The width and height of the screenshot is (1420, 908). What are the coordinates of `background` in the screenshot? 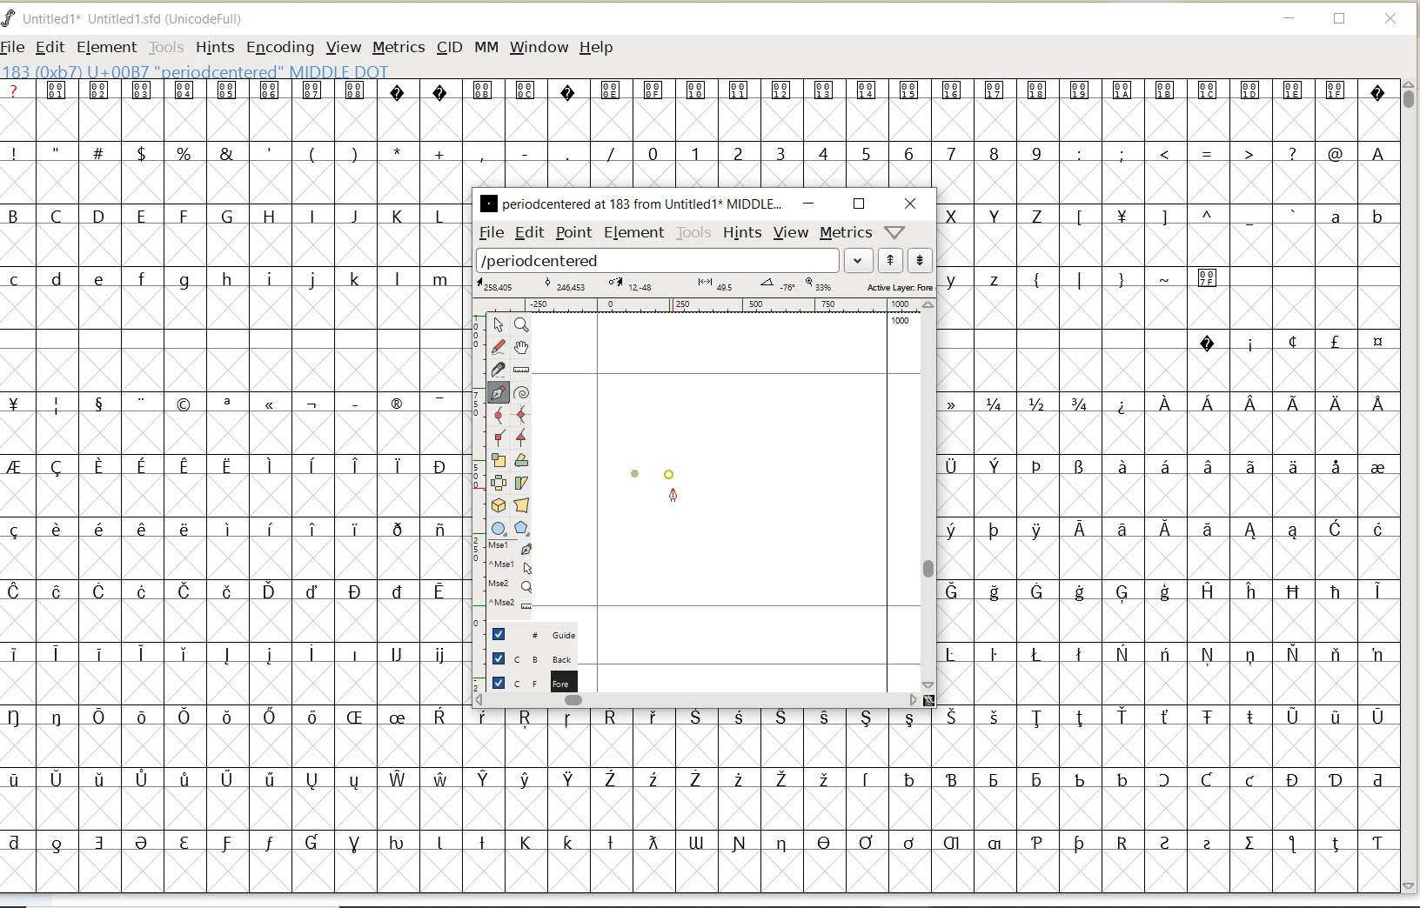 It's located at (526, 658).